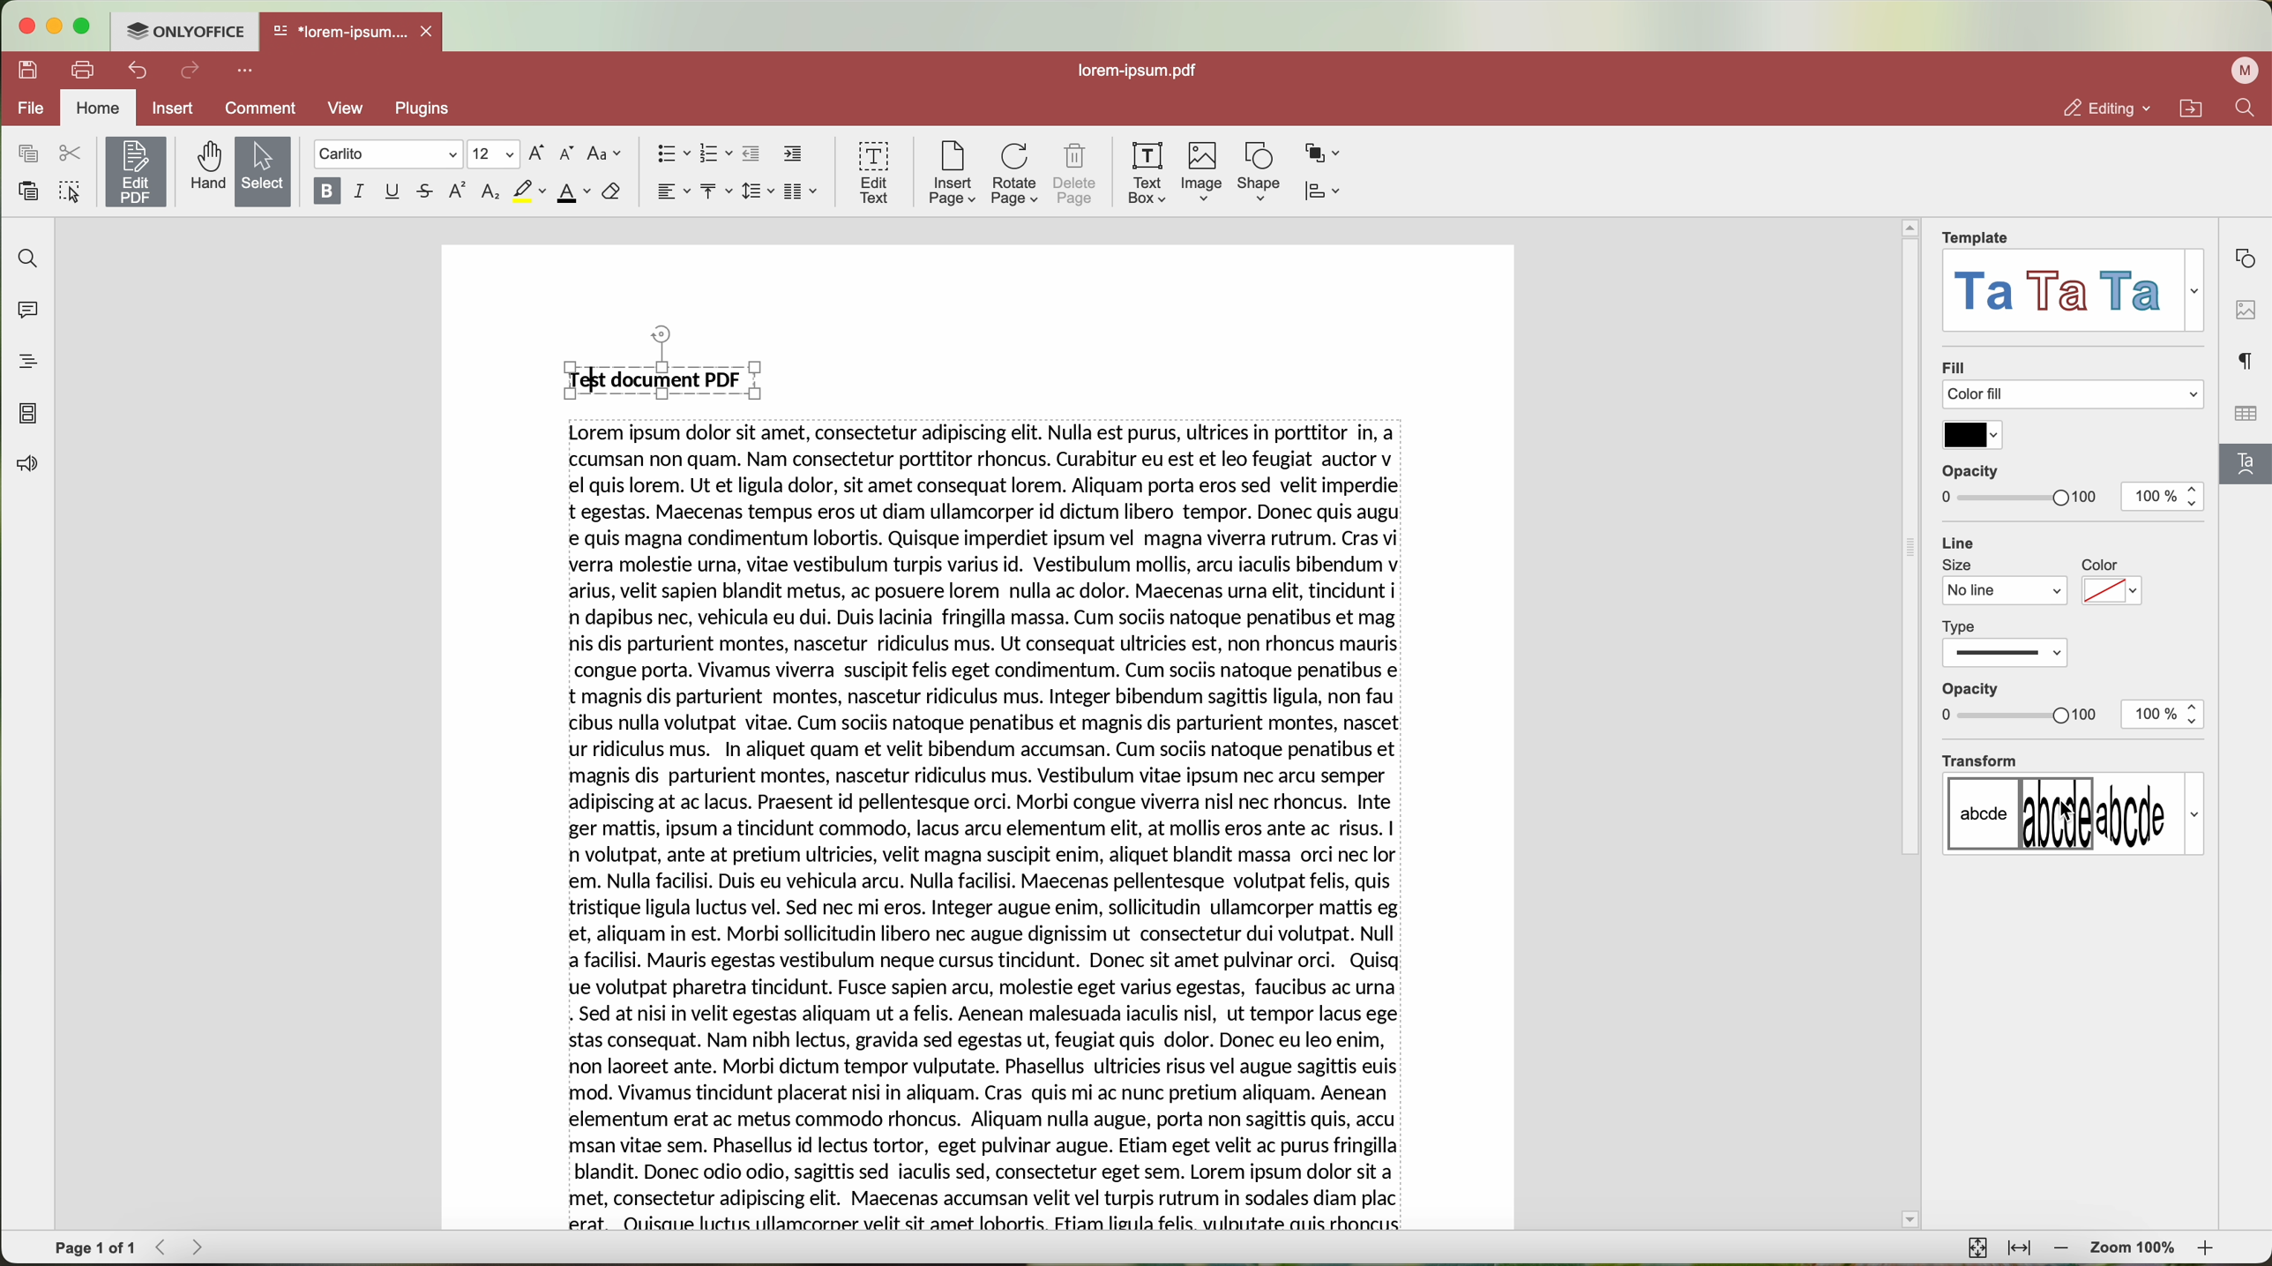  I want to click on fit to width, so click(2019, 1249).